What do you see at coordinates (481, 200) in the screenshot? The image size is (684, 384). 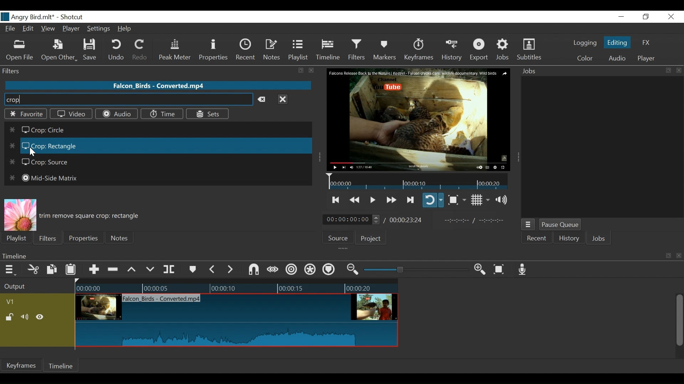 I see `Toggle display grid on player` at bounding box center [481, 200].